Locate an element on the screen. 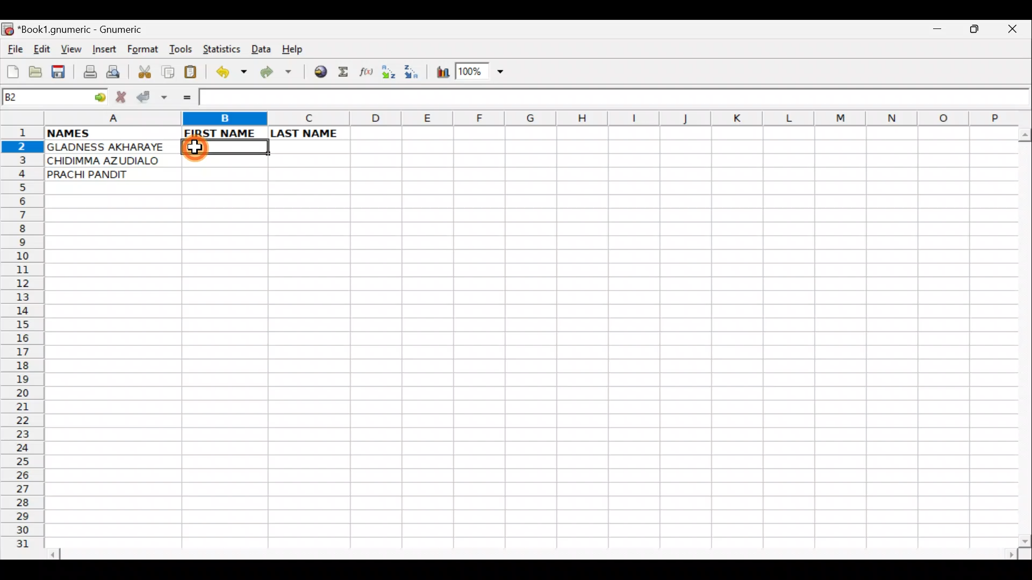 Image resolution: width=1032 pixels, height=580 pixels. Columns is located at coordinates (529, 118).